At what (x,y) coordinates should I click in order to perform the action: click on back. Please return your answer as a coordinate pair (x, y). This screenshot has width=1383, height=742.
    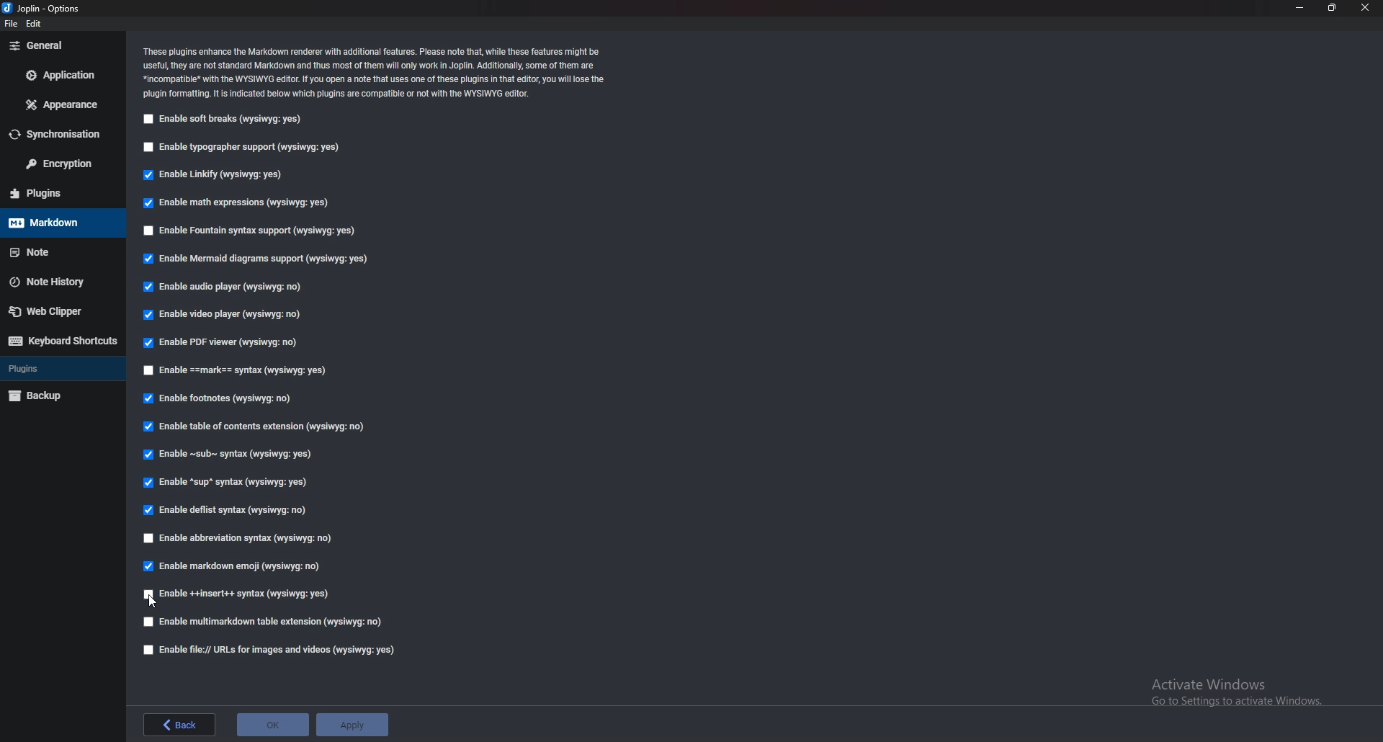
    Looking at the image, I should click on (178, 724).